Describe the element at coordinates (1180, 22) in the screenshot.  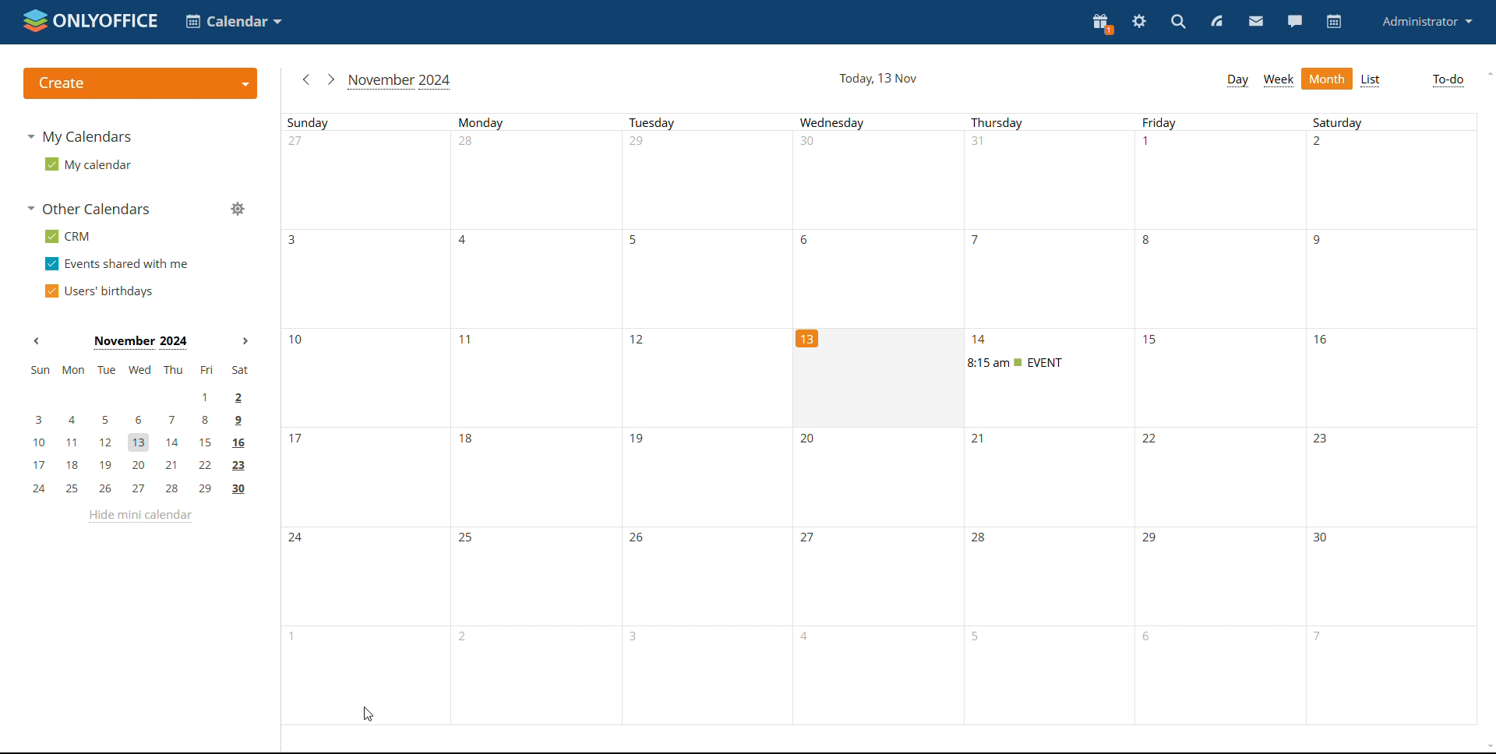
I see `search` at that location.